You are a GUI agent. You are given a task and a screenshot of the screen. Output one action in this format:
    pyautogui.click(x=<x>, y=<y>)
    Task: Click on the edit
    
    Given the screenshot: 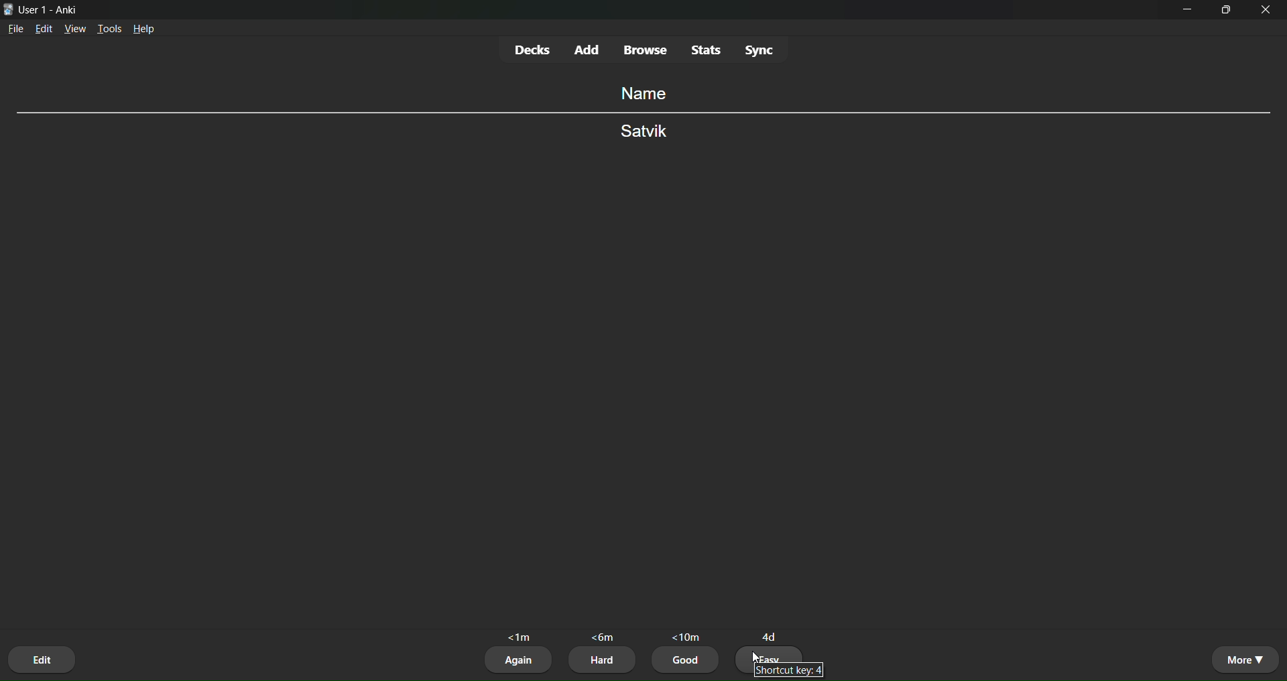 What is the action you would take?
    pyautogui.click(x=44, y=657)
    